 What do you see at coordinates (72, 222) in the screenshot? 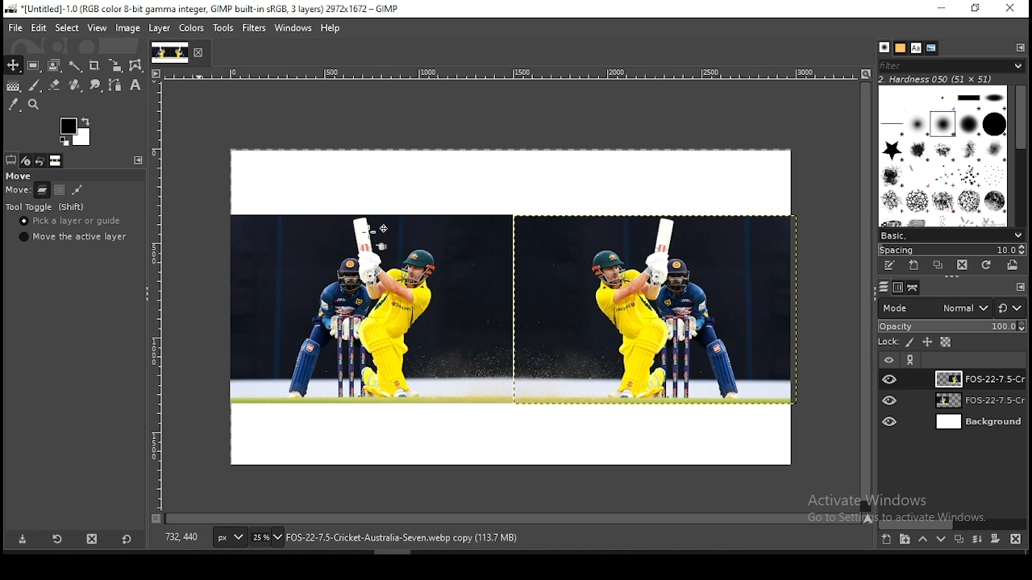
I see `pick a layer or guide` at bounding box center [72, 222].